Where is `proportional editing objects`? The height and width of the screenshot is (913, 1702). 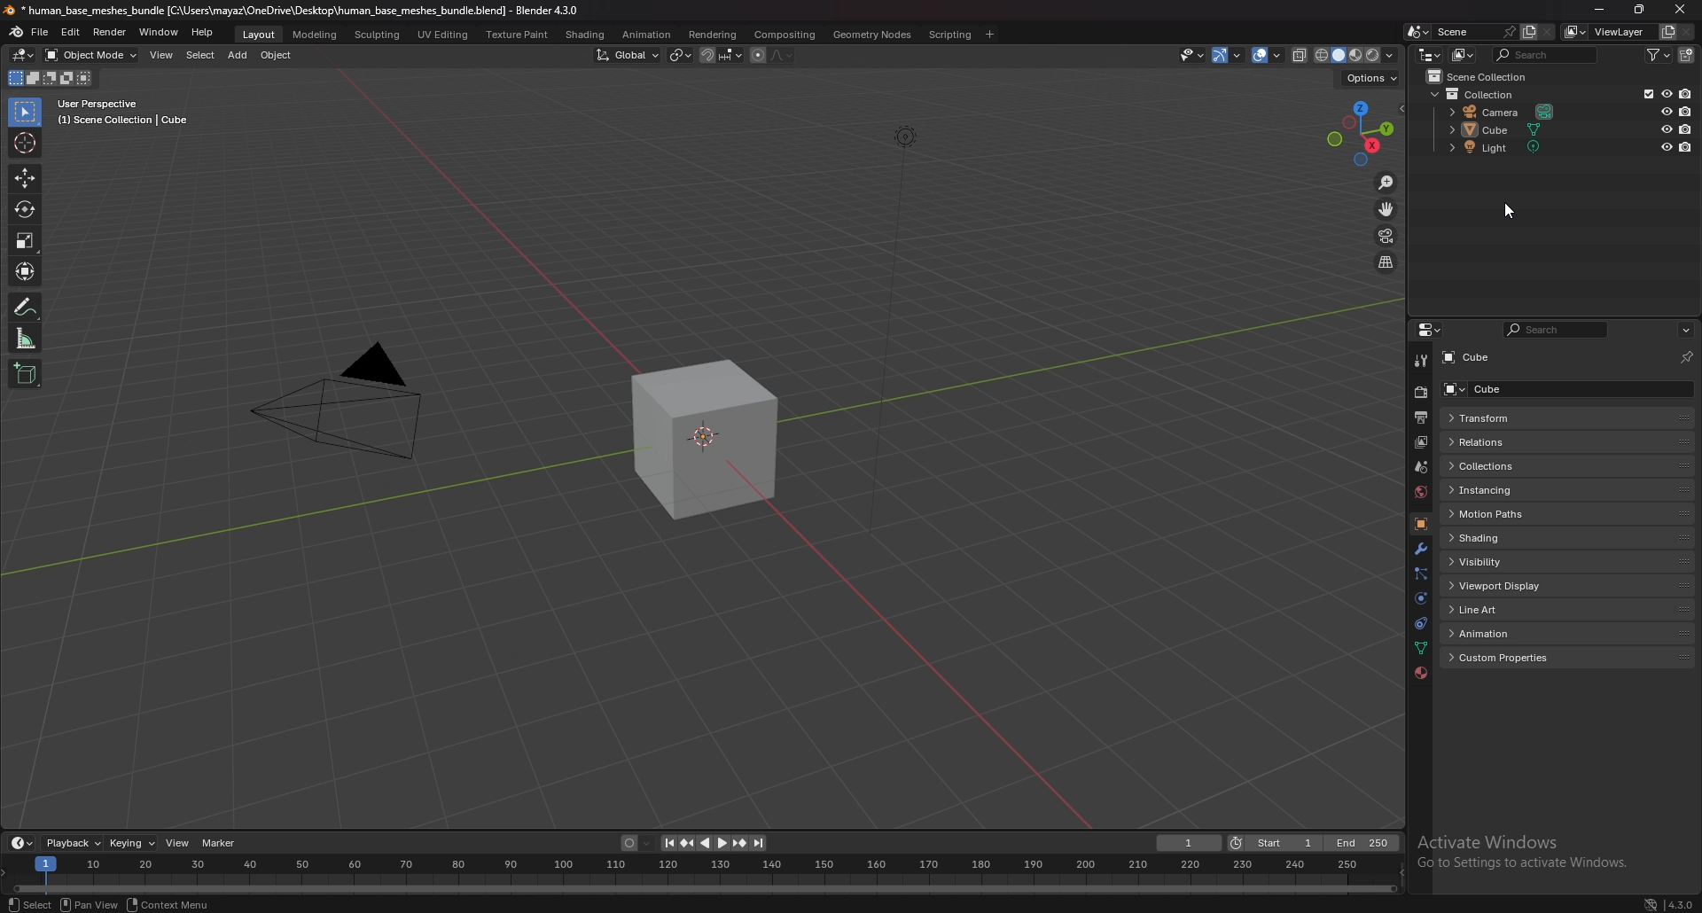
proportional editing objects is located at coordinates (773, 56).